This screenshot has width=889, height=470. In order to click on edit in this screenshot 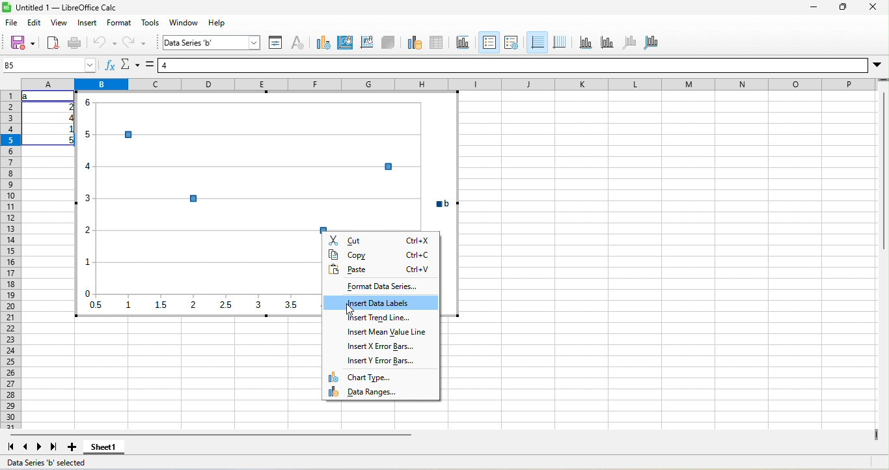, I will do `click(34, 23)`.